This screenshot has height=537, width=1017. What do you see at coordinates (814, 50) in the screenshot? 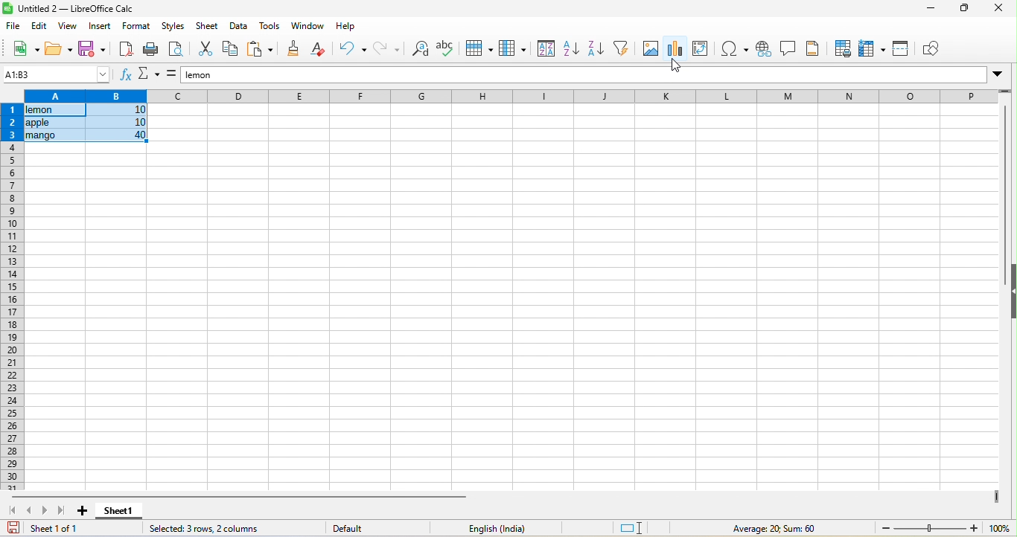
I see `header and footers` at bounding box center [814, 50].